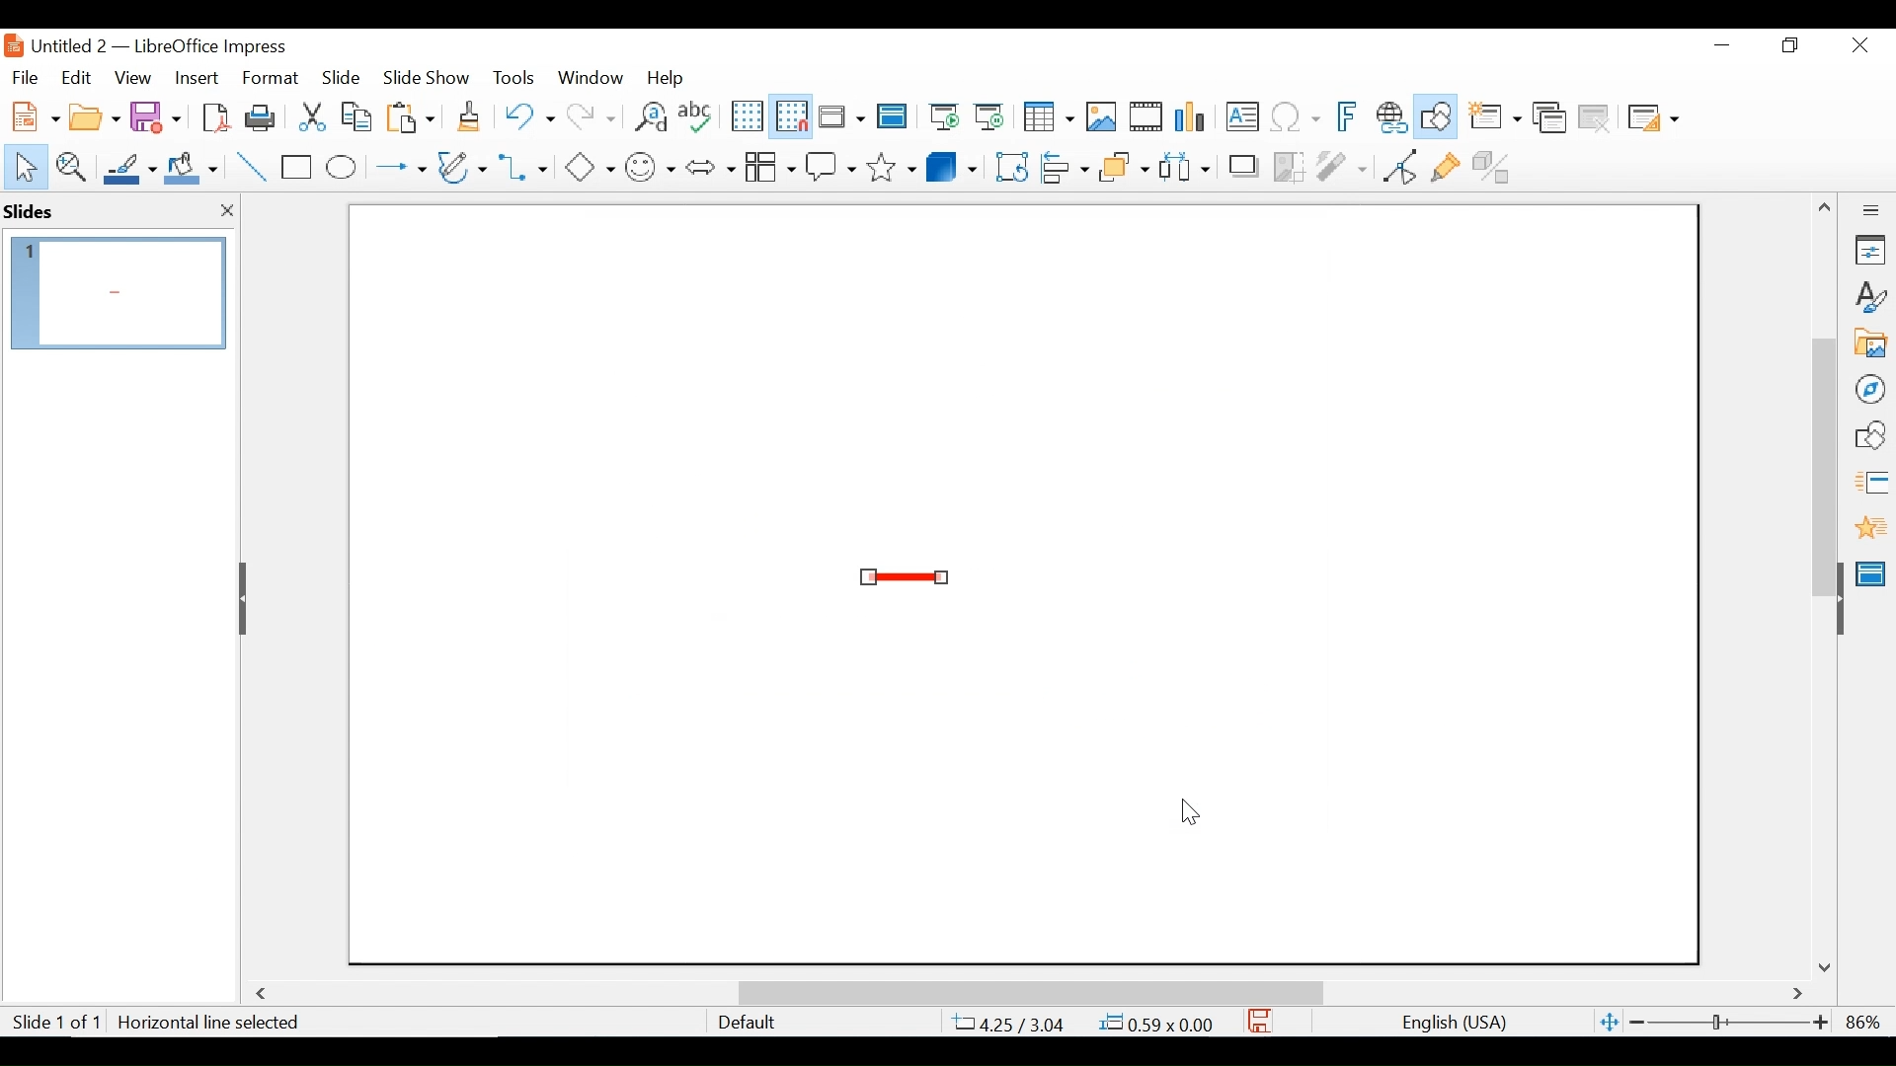  I want to click on Select atleast three images to Distribute, so click(1184, 165).